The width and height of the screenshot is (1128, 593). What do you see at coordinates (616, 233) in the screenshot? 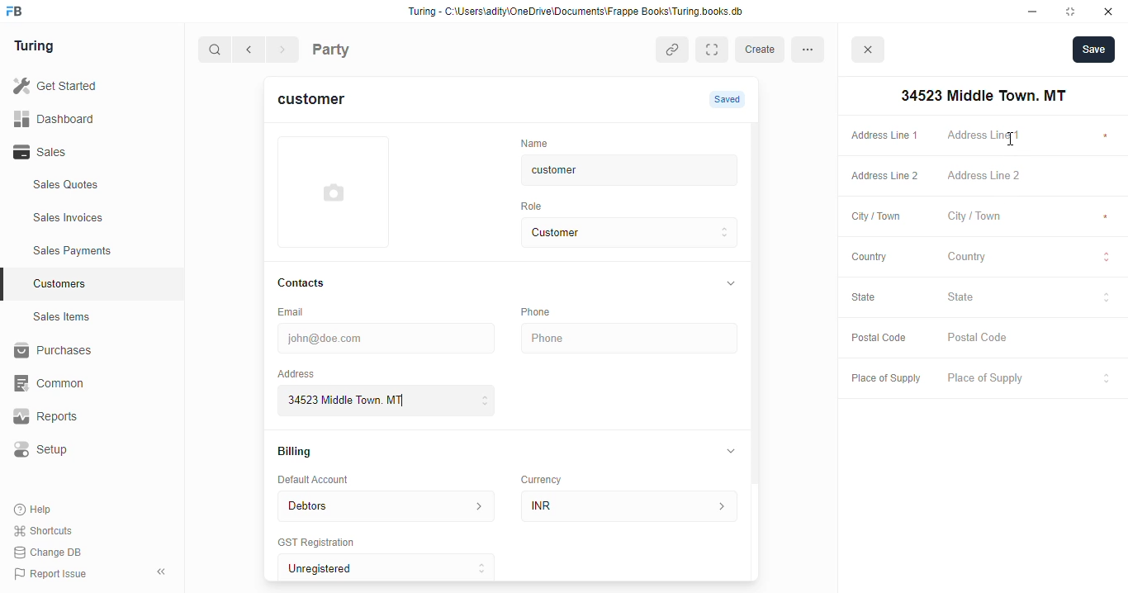
I see `Customer` at bounding box center [616, 233].